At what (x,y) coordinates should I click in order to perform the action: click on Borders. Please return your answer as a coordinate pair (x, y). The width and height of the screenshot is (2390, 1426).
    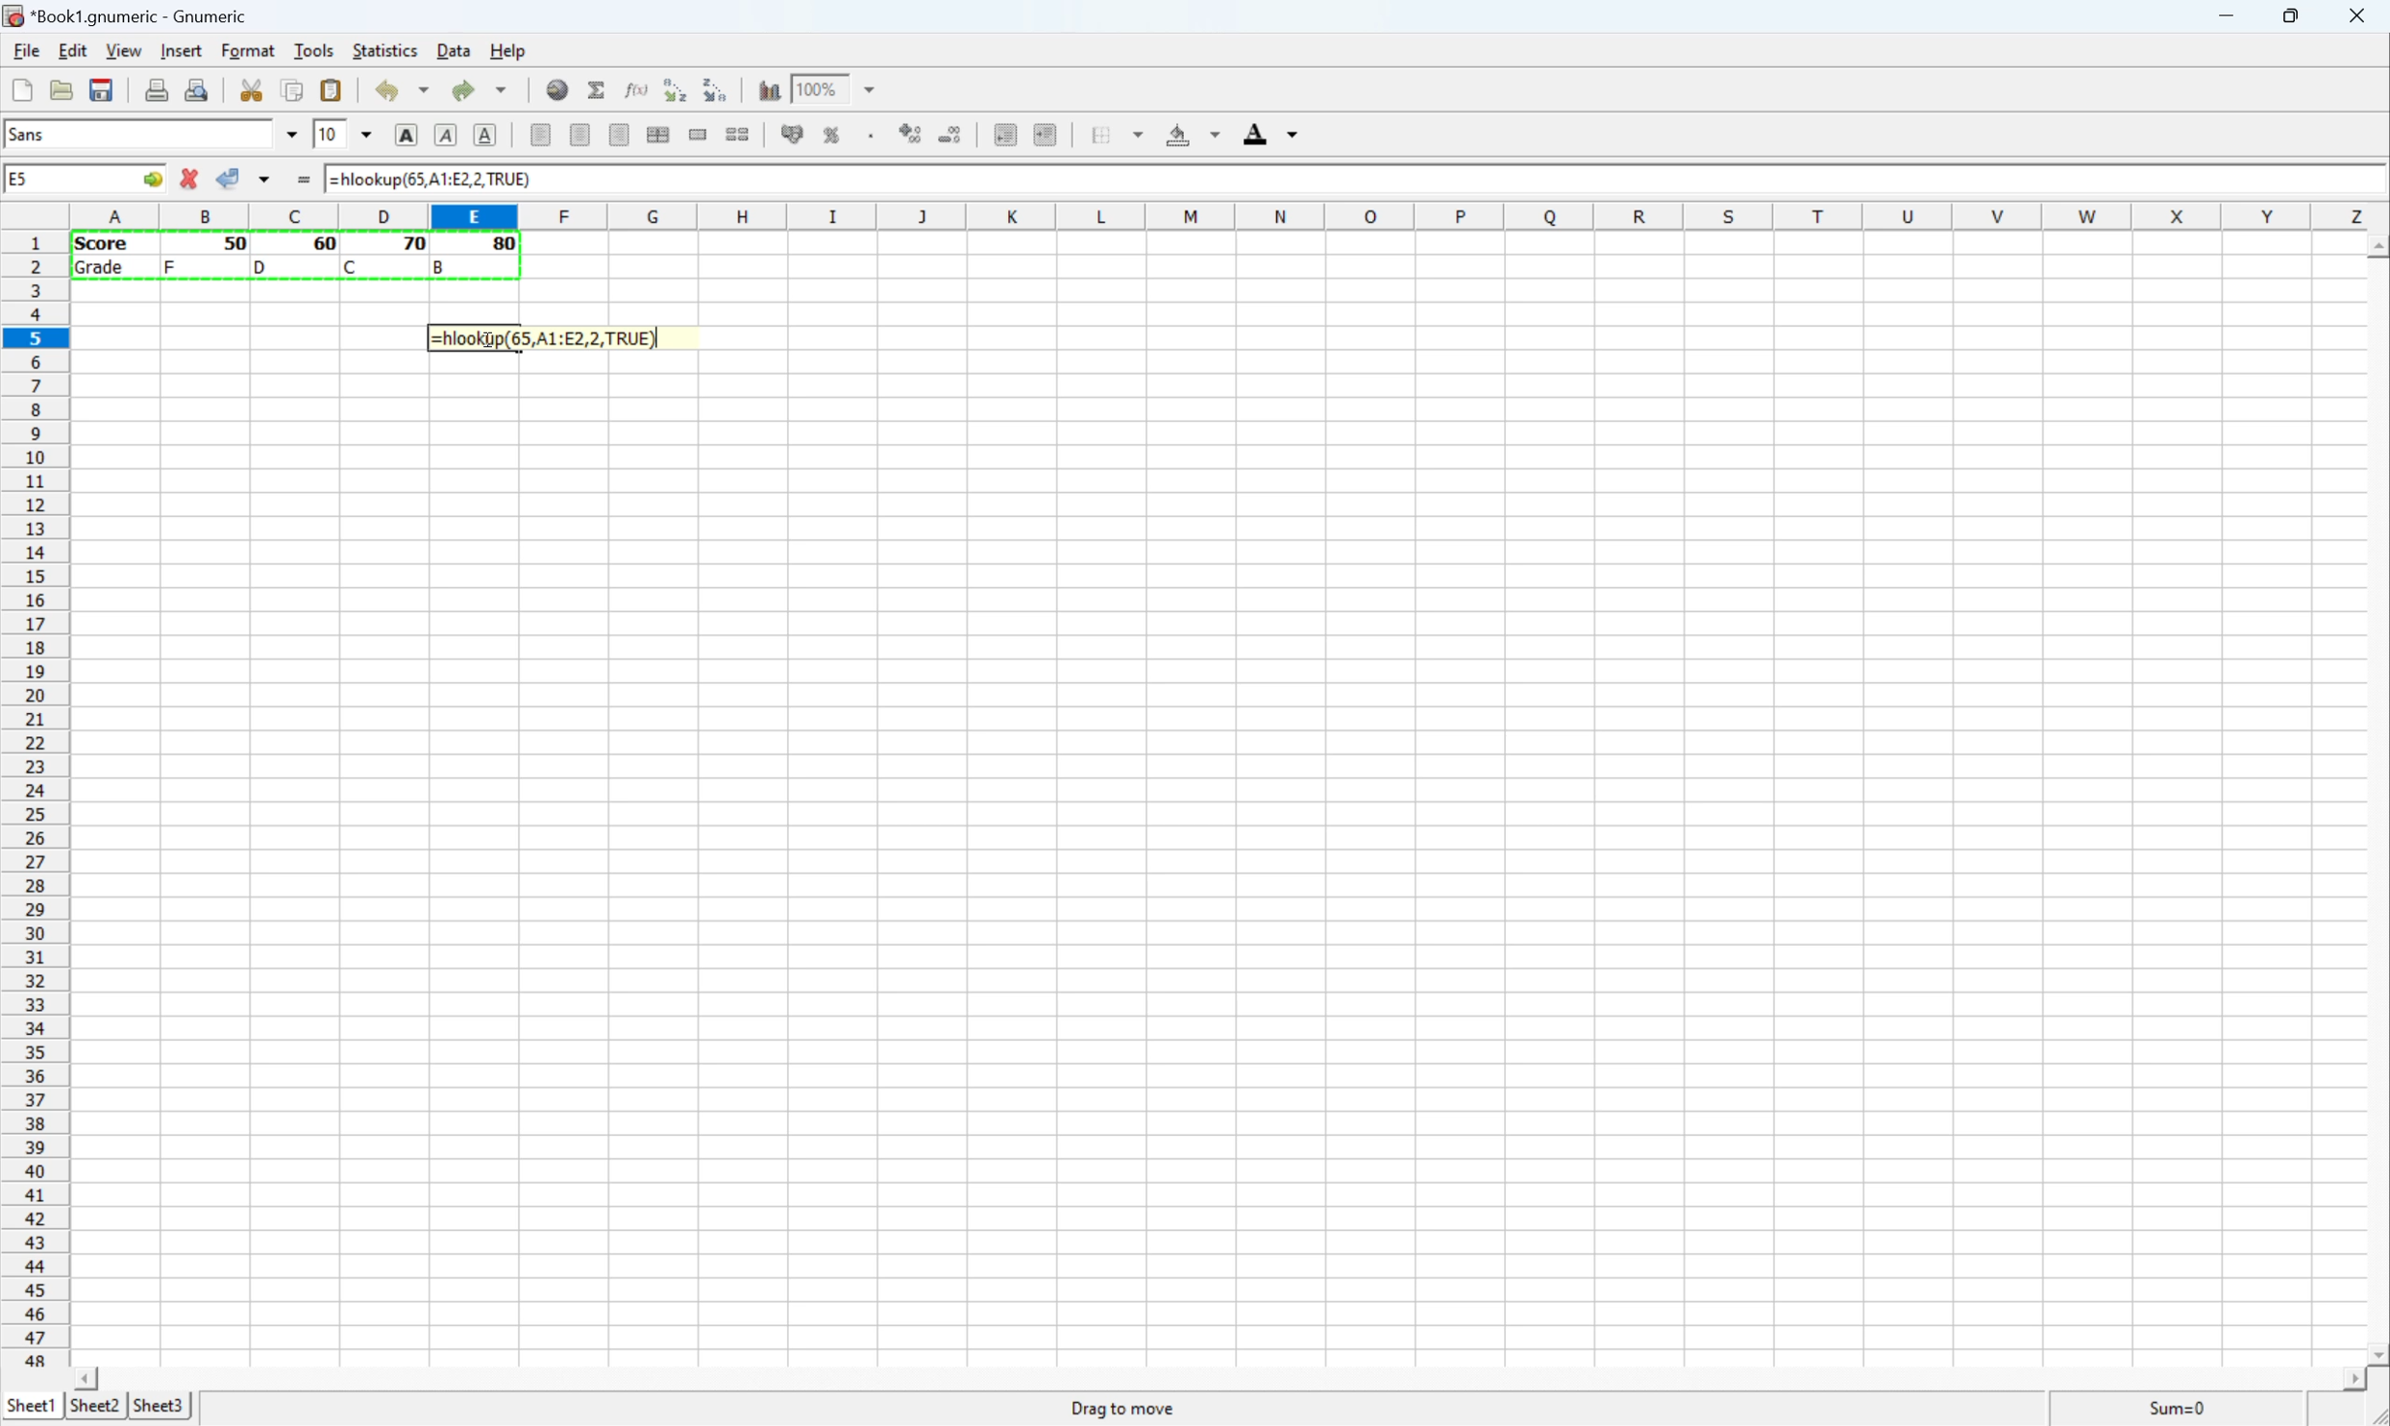
    Looking at the image, I should click on (1120, 133).